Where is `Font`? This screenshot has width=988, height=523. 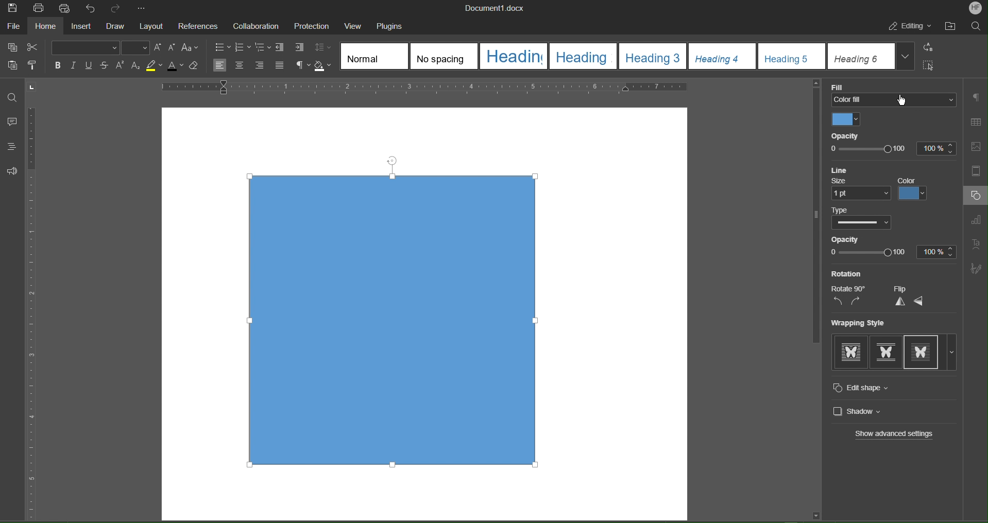
Font is located at coordinates (84, 47).